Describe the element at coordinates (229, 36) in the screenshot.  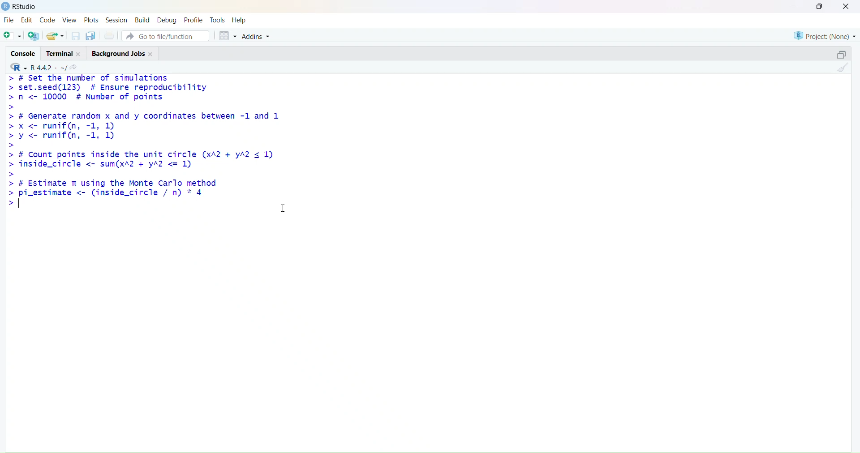
I see `Workspace panes` at that location.